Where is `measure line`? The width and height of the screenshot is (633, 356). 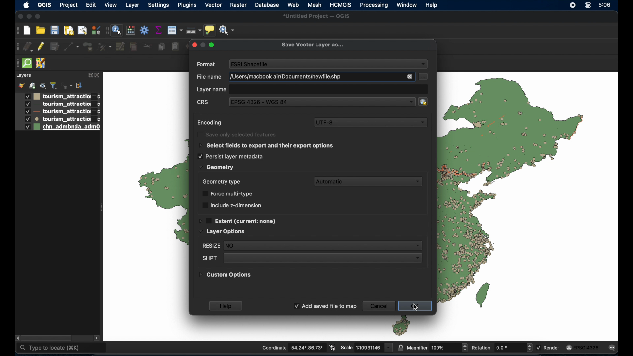 measure line is located at coordinates (194, 30).